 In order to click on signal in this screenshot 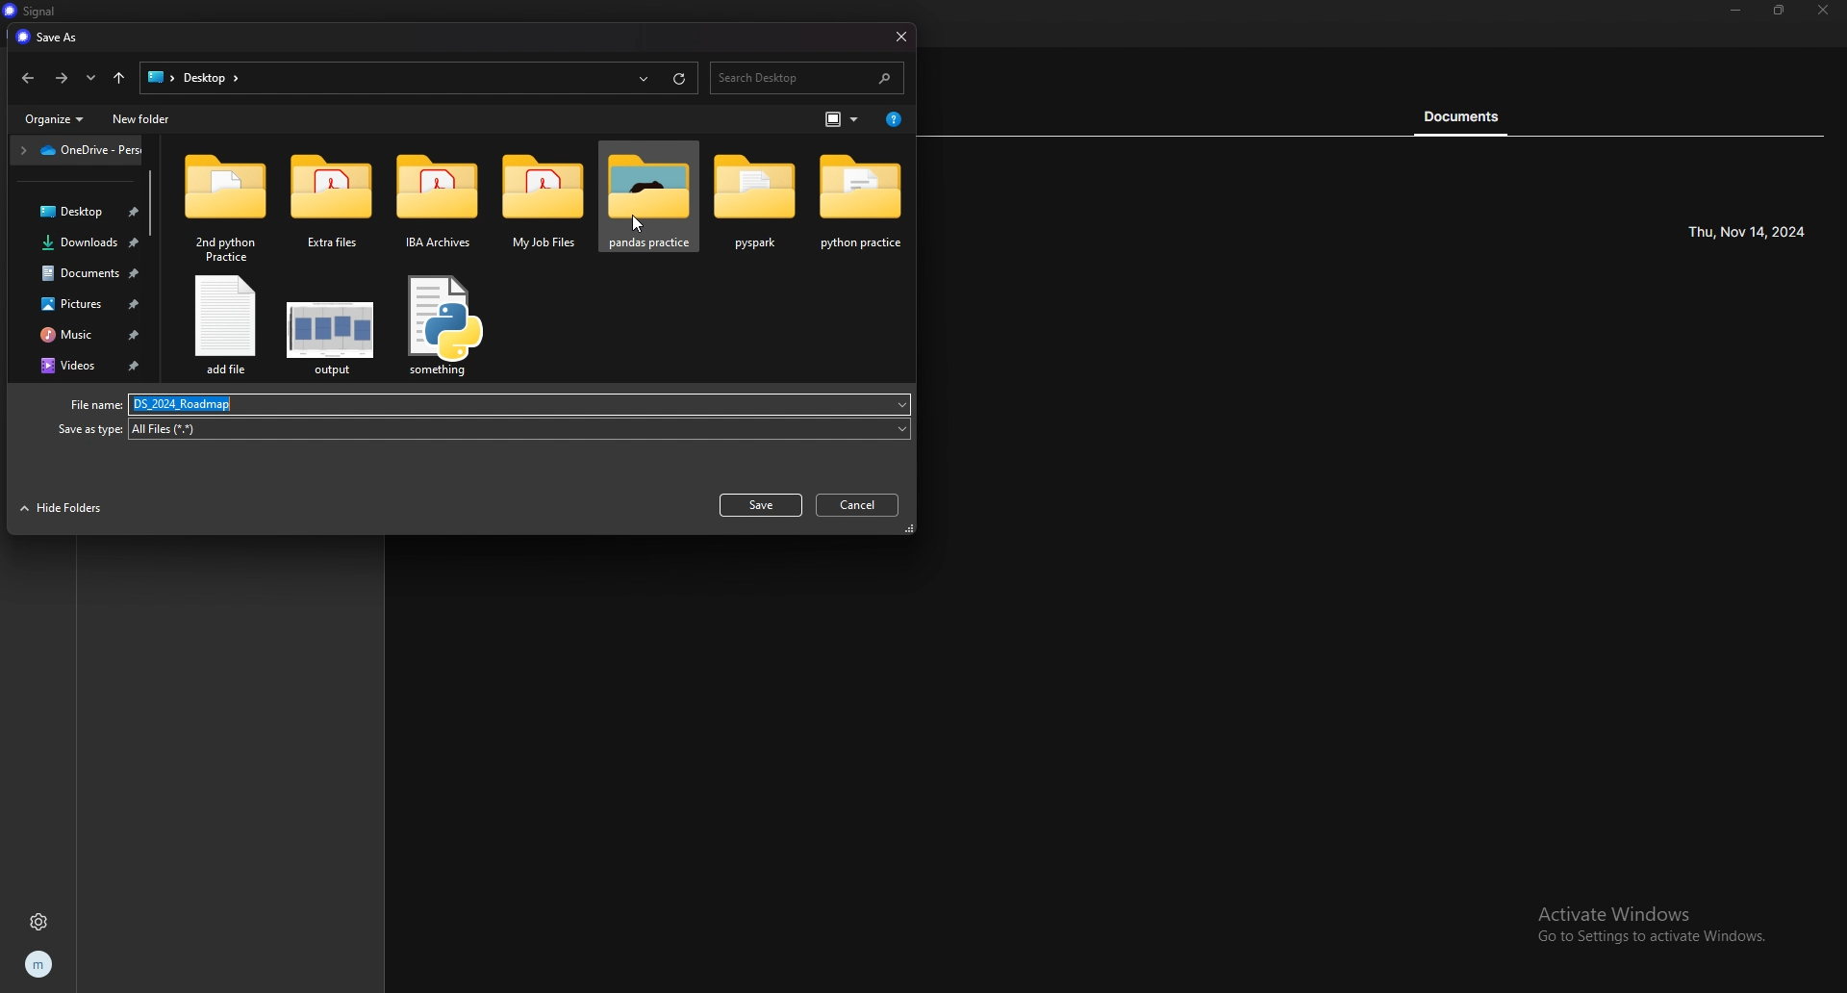, I will do `click(55, 13)`.